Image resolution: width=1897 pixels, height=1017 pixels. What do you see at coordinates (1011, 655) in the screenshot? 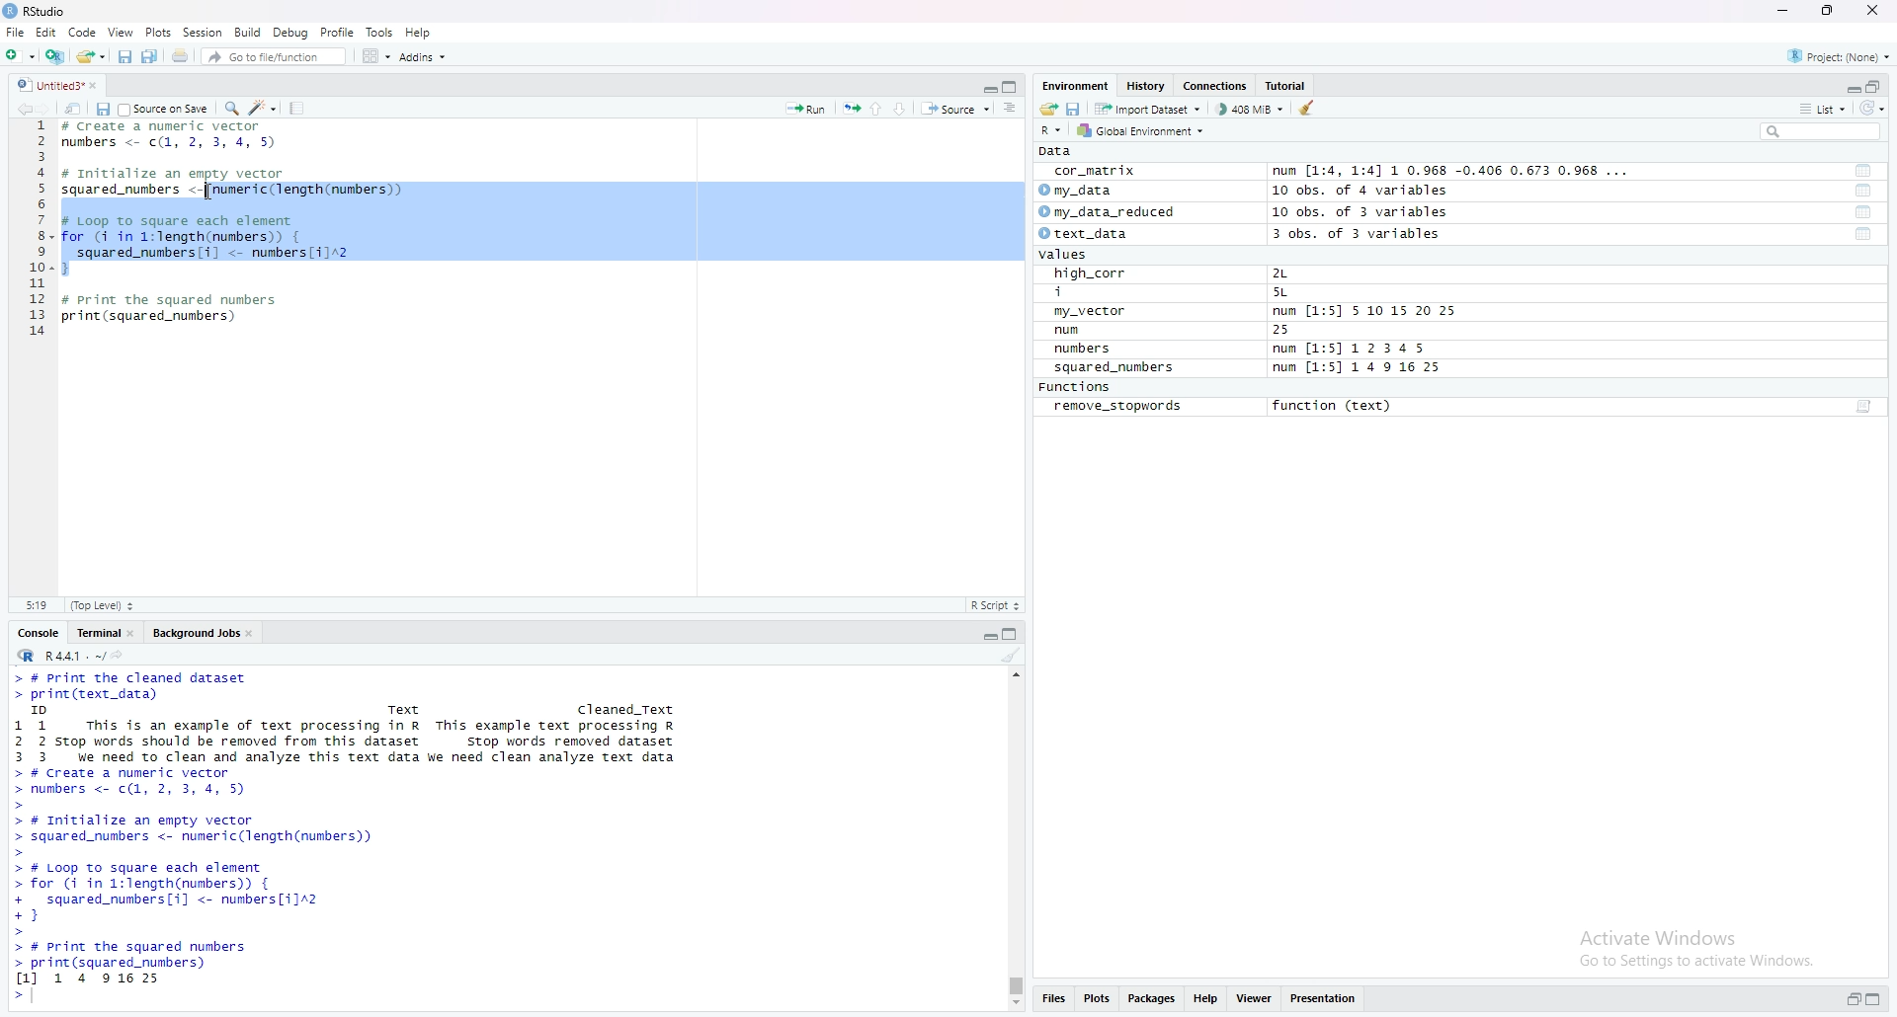
I see `clear console` at bounding box center [1011, 655].